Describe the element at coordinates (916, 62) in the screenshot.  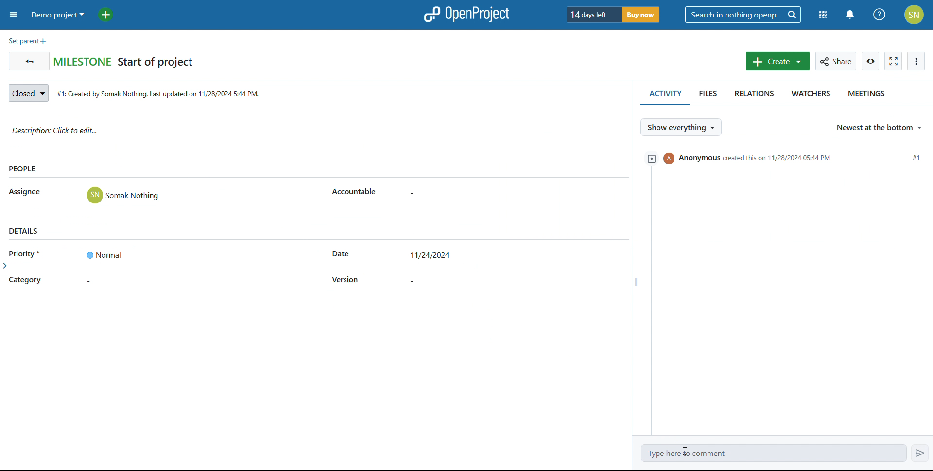
I see `more` at that location.